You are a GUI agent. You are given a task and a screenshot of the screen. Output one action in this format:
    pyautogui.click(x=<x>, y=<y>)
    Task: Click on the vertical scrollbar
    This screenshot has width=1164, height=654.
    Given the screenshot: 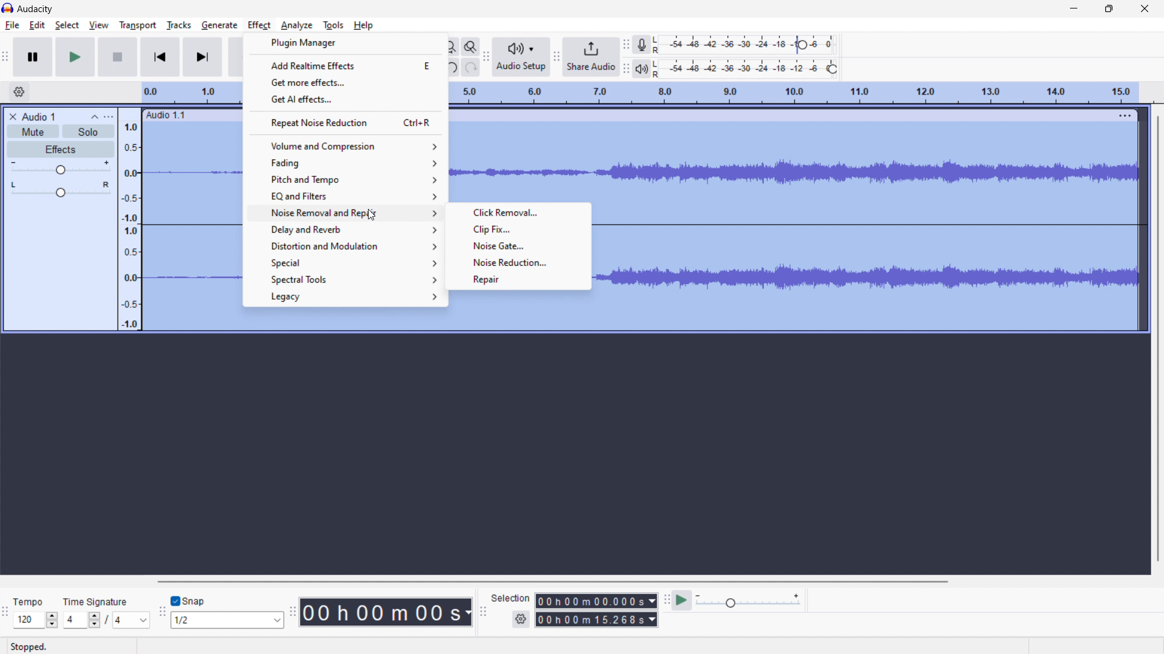 What is the action you would take?
    pyautogui.click(x=1160, y=339)
    